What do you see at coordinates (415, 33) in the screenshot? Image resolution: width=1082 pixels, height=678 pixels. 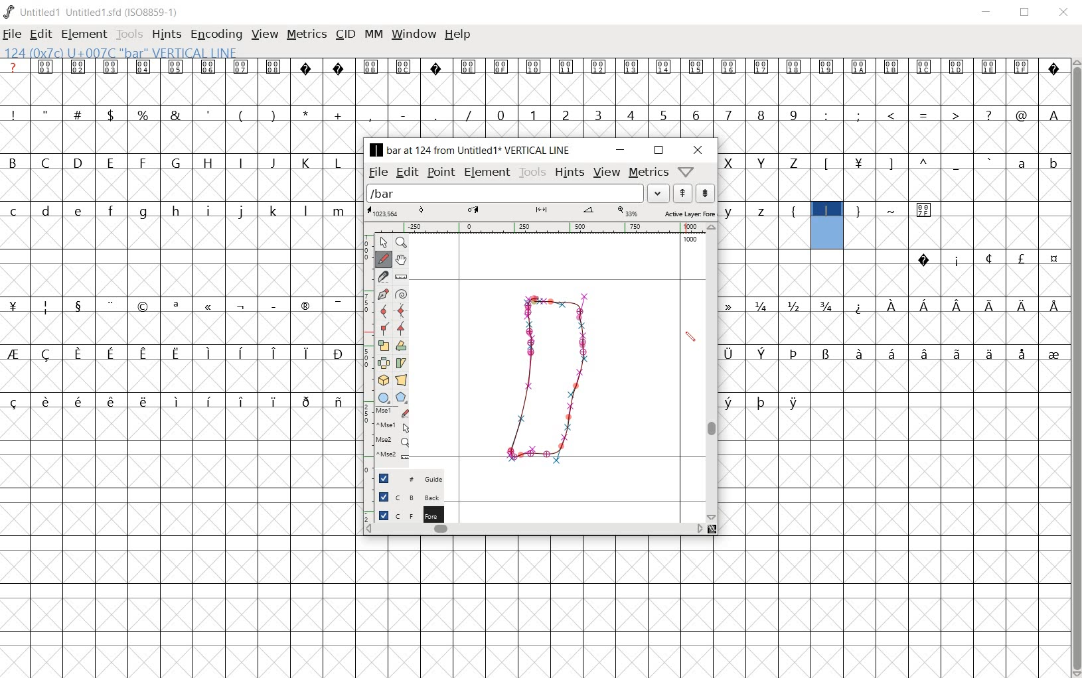 I see `window` at bounding box center [415, 33].